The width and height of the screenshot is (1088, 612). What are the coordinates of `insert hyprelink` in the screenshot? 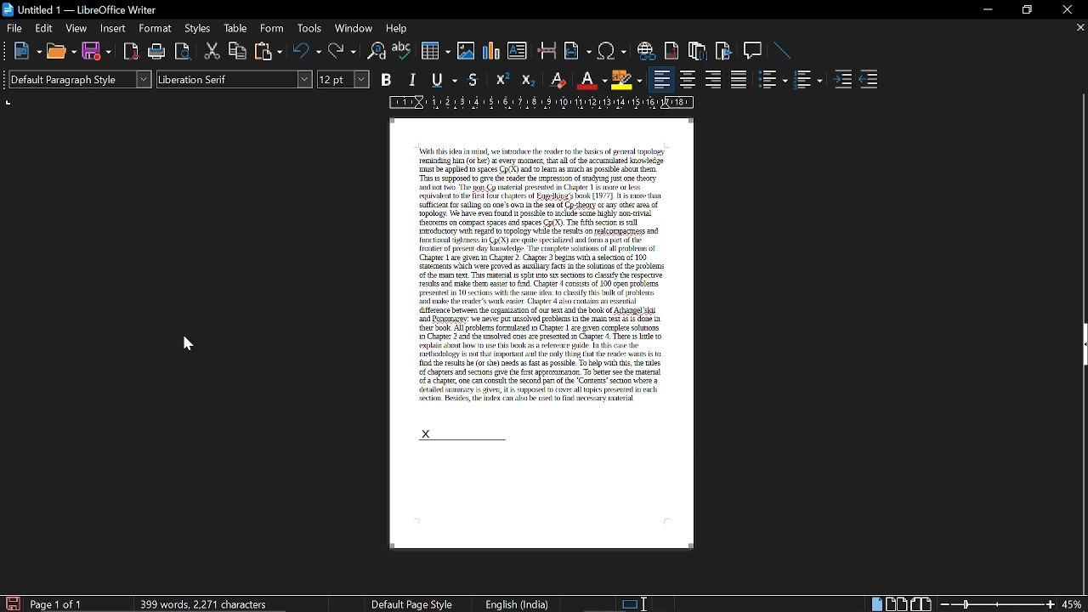 It's located at (646, 50).